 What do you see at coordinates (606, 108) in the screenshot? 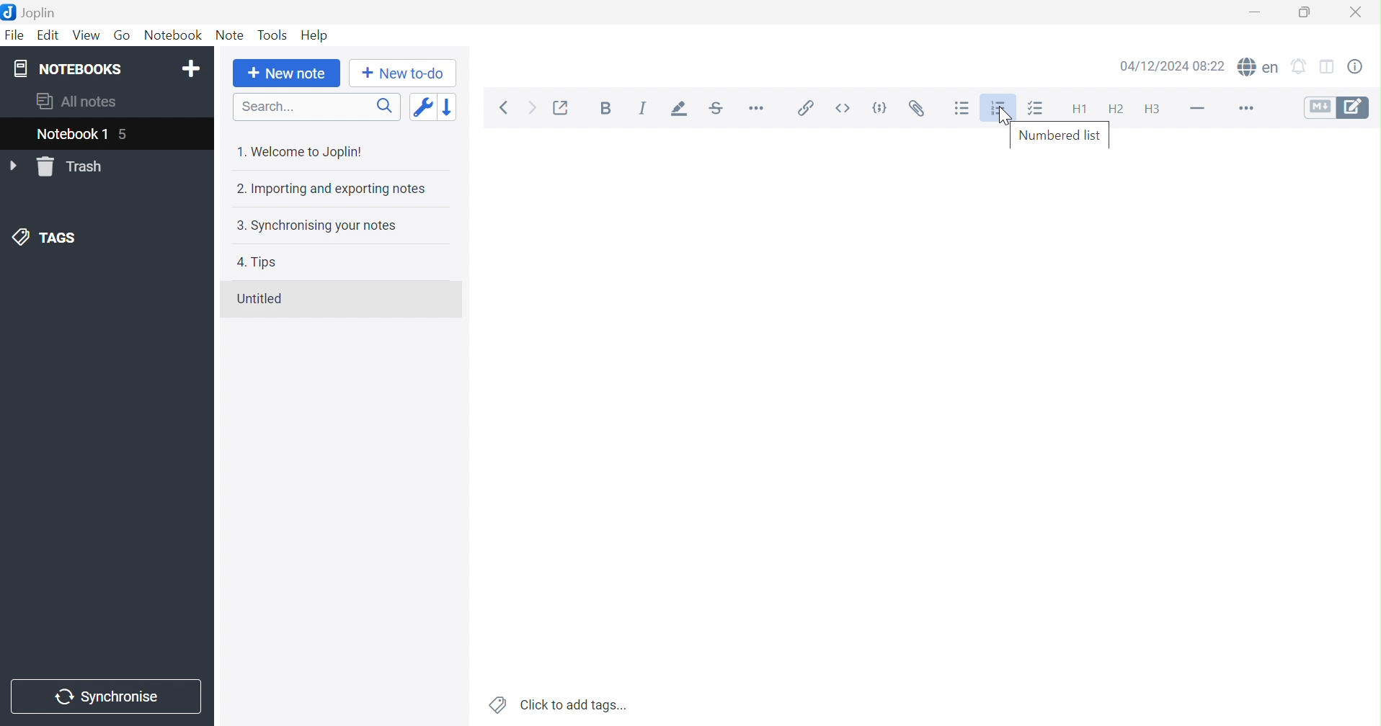
I see `Bold` at bounding box center [606, 108].